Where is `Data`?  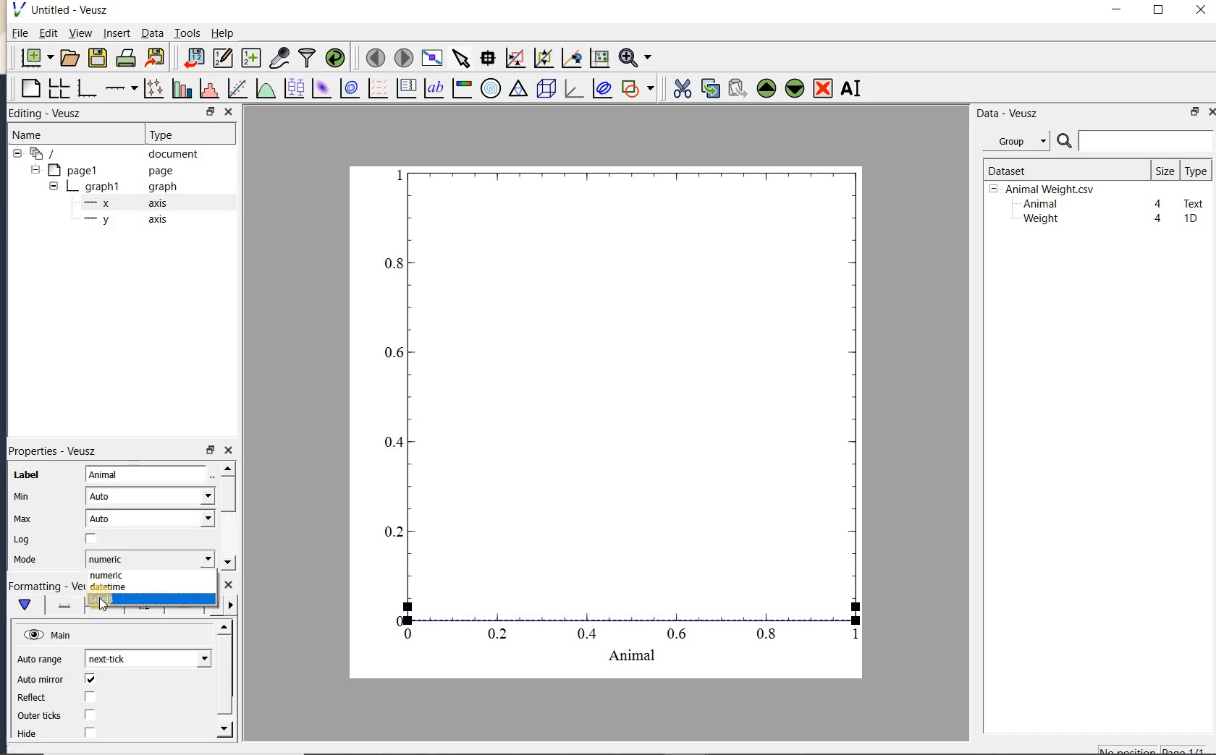
Data is located at coordinates (152, 33).